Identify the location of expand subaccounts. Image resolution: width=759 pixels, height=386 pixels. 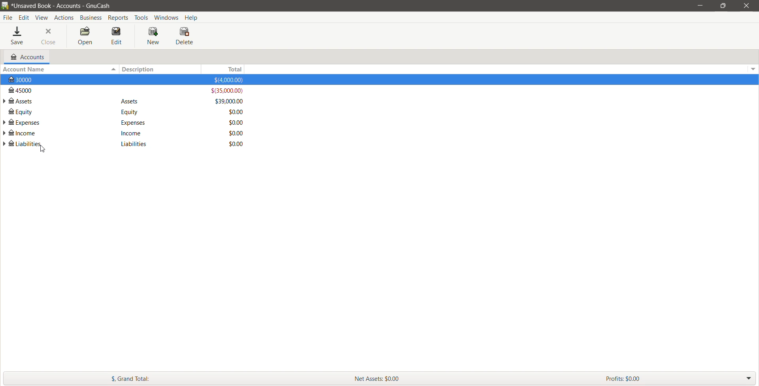
(5, 101).